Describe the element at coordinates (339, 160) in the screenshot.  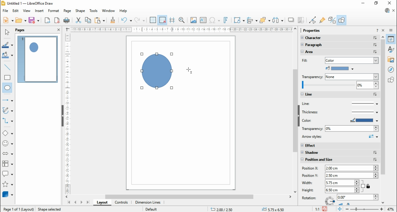
I see `position and size` at that location.